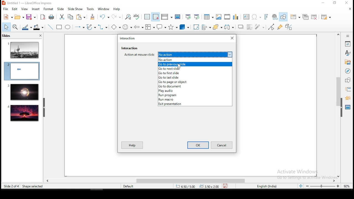 This screenshot has height=199, width=354. Describe the element at coordinates (241, 26) in the screenshot. I see `shadow` at that location.